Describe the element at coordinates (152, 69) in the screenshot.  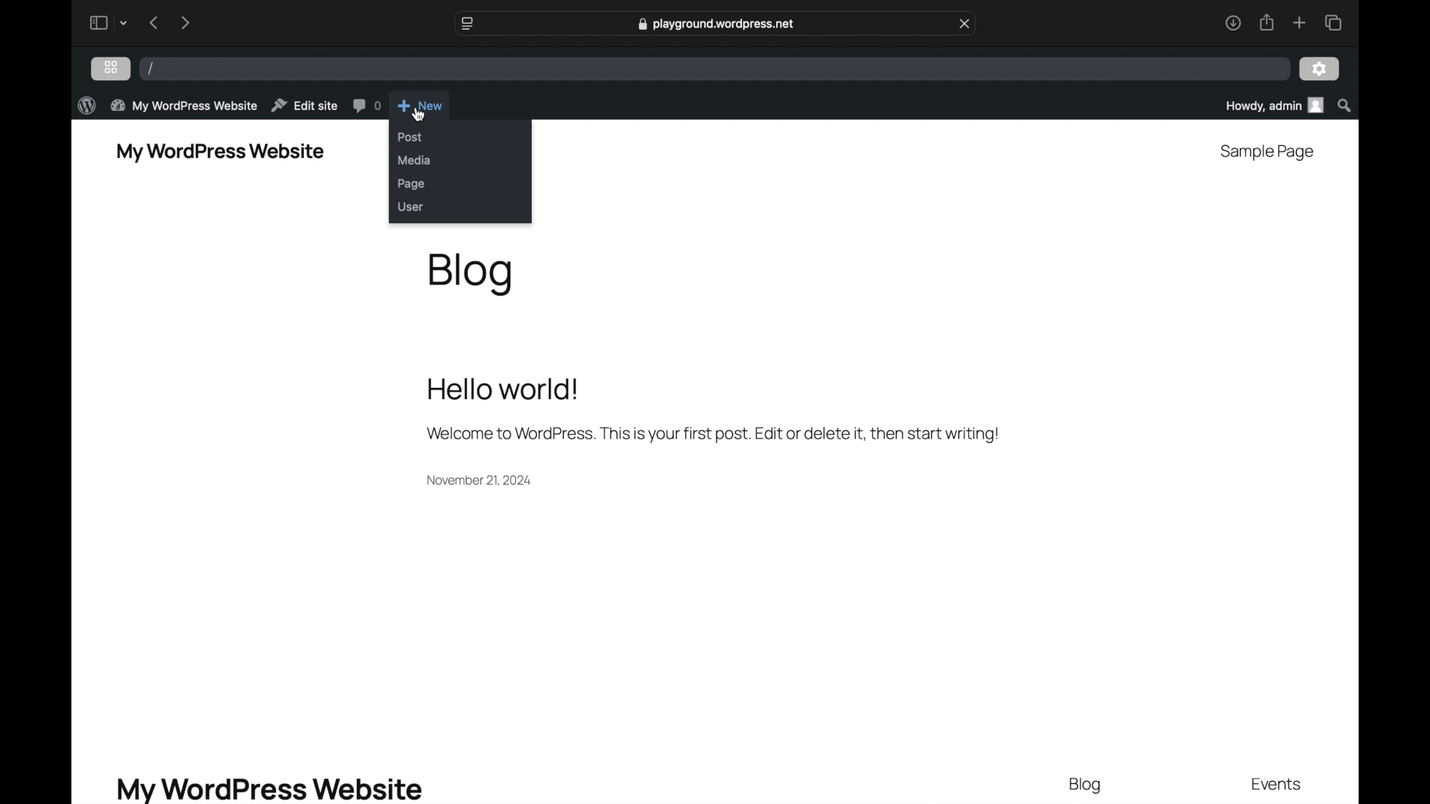
I see `/` at that location.